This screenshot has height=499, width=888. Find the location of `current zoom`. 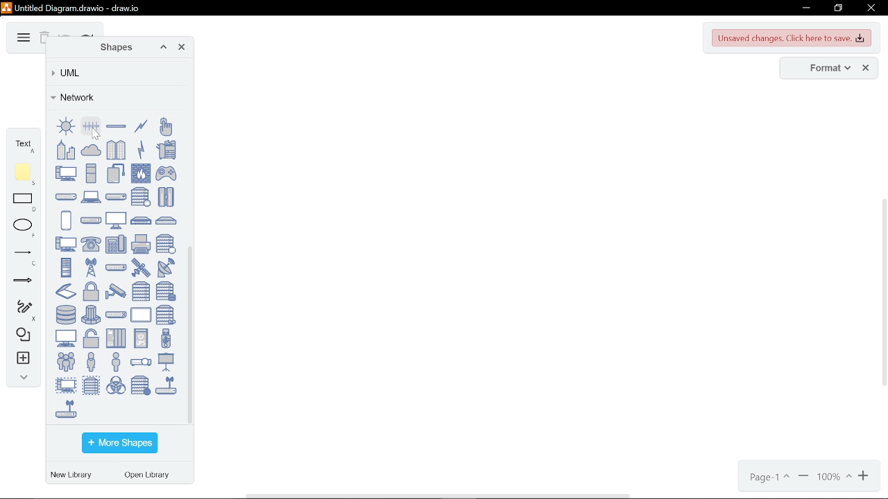

current zoom is located at coordinates (835, 478).